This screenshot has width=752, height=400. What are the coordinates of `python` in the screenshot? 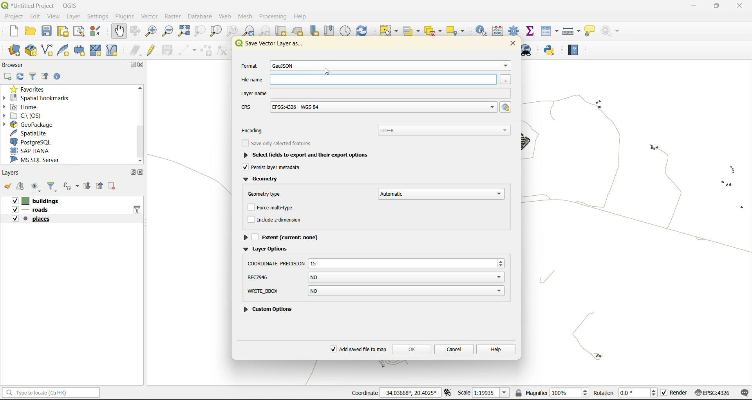 It's located at (552, 51).